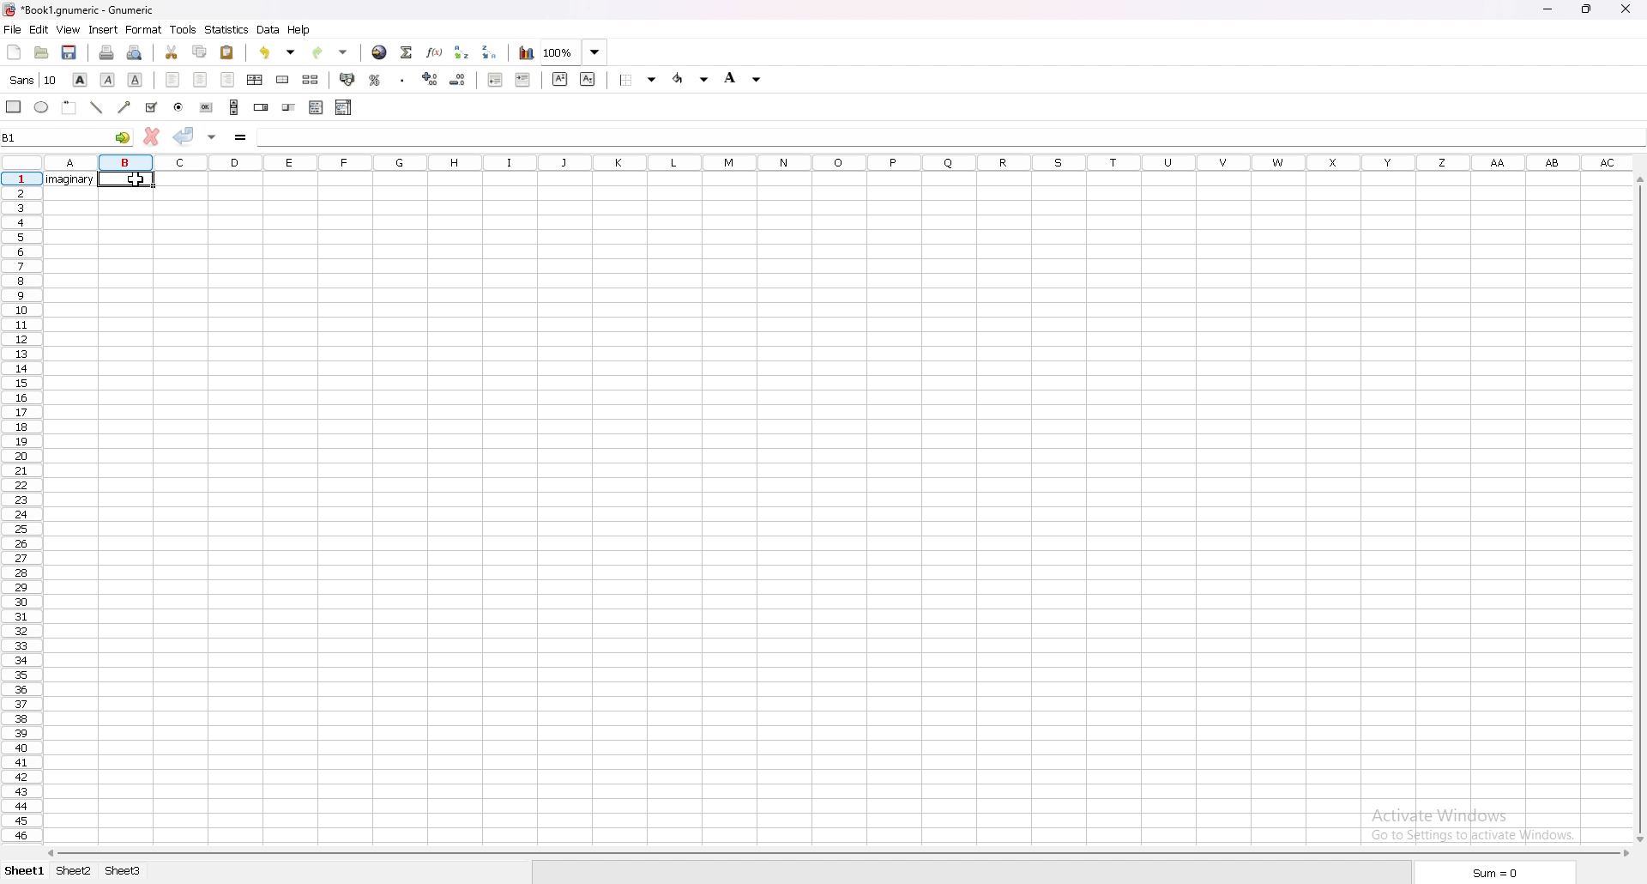 The height and width of the screenshot is (884, 1647). Describe the element at coordinates (41, 108) in the screenshot. I see `ellipse` at that location.